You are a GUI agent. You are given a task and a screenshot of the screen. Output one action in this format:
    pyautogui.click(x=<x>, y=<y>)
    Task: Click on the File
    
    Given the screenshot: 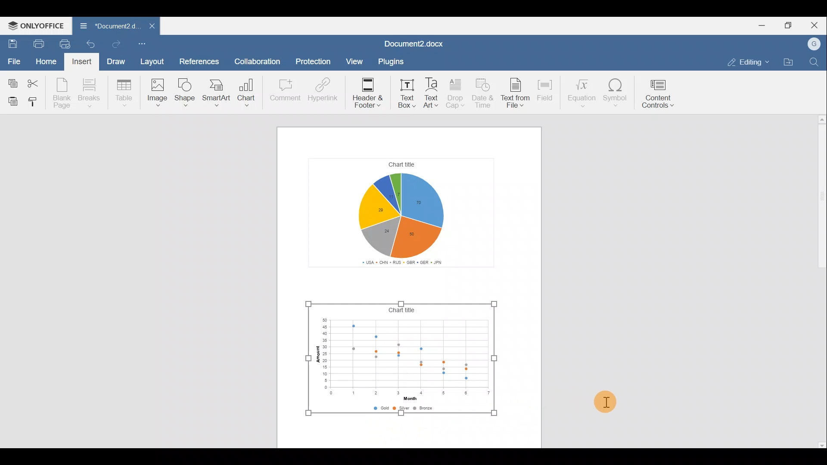 What is the action you would take?
    pyautogui.click(x=12, y=61)
    